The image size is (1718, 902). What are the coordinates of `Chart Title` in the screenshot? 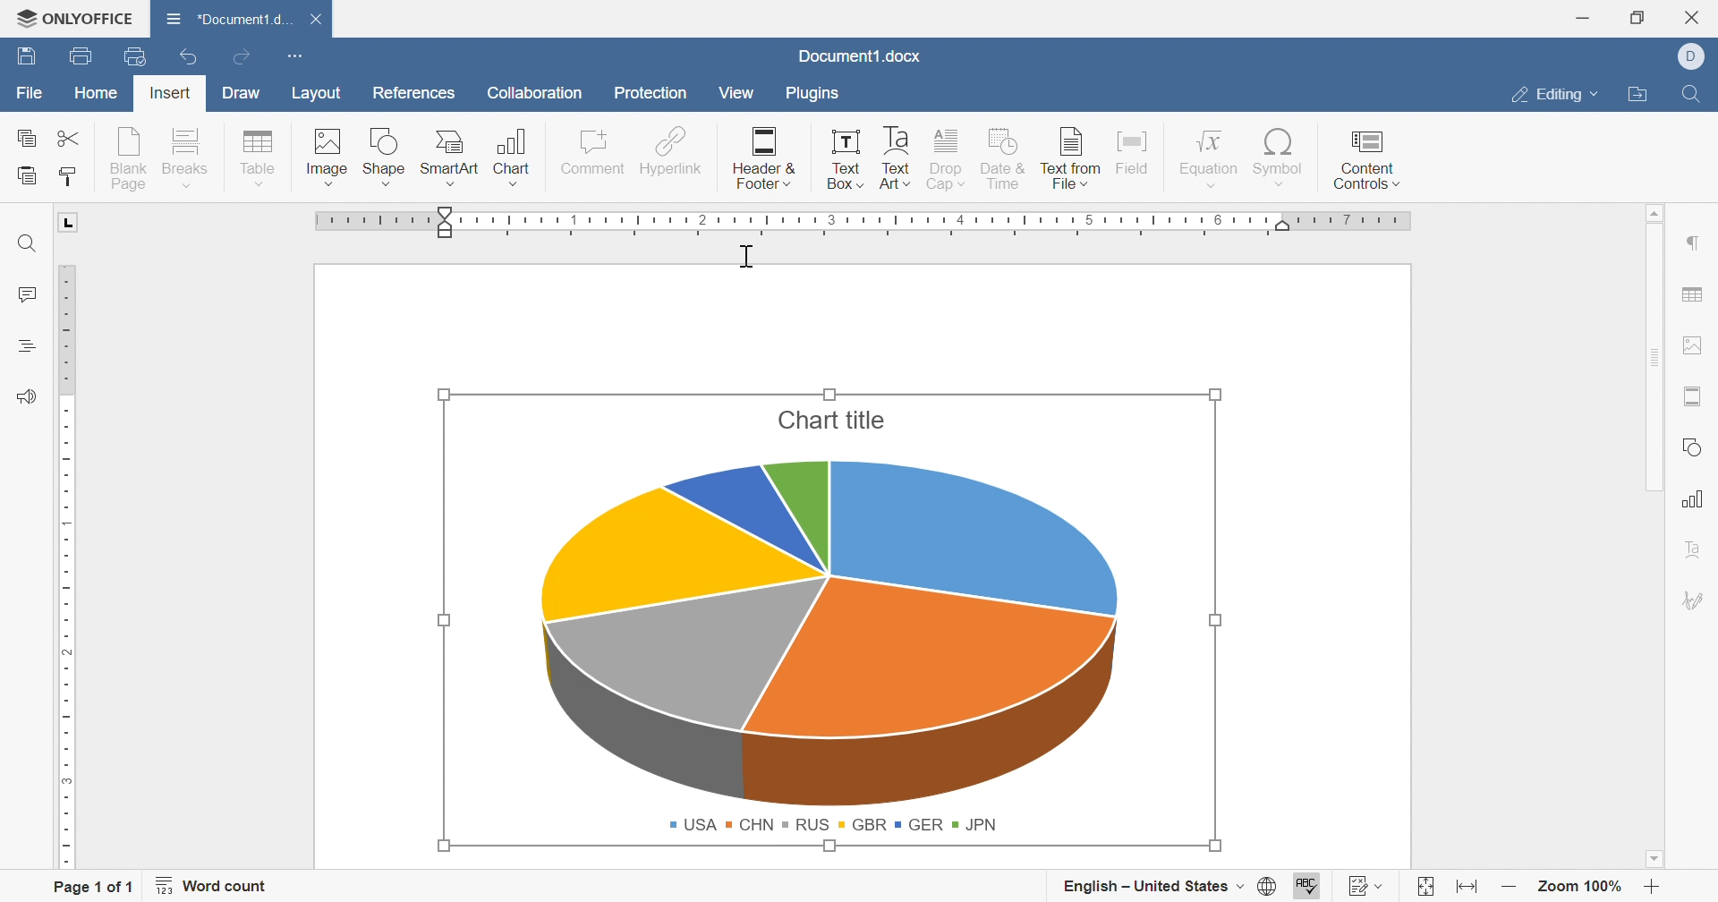 It's located at (833, 419).